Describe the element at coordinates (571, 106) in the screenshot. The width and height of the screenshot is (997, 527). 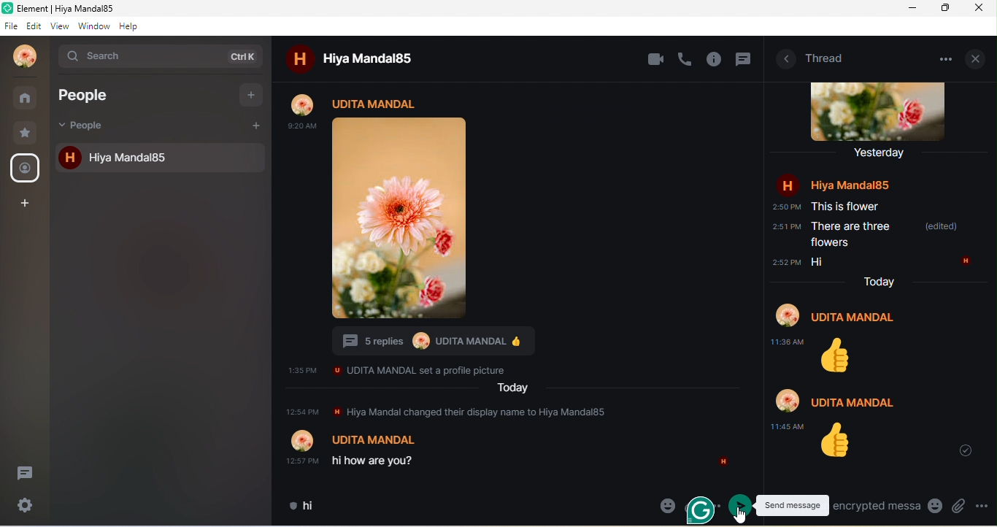
I see `react` at that location.